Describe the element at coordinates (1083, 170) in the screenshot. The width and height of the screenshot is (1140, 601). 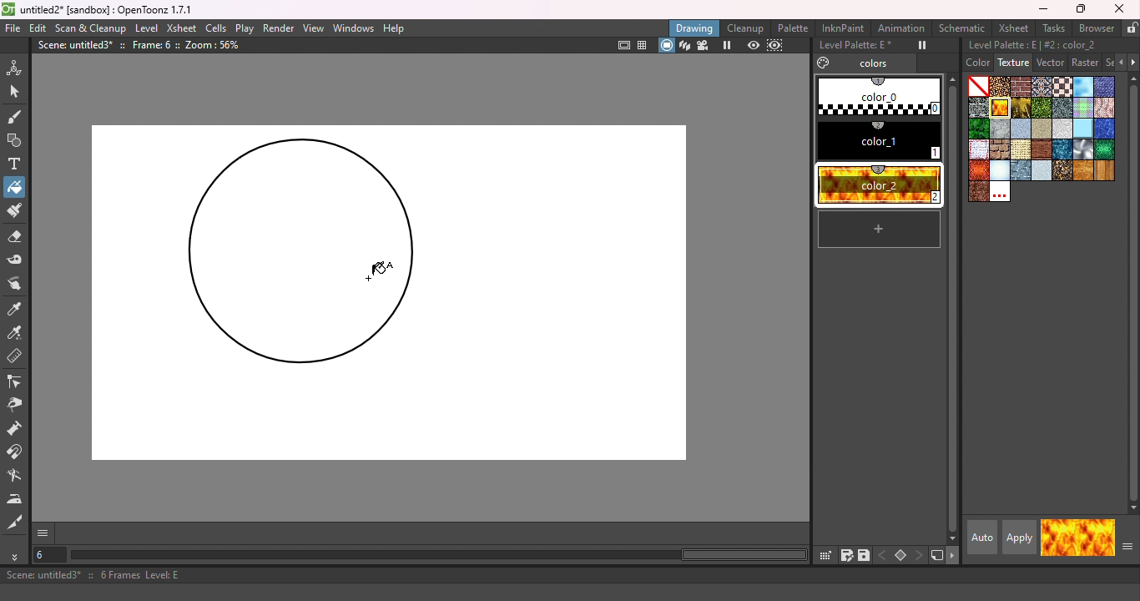
I see `woodgran.bmp` at that location.